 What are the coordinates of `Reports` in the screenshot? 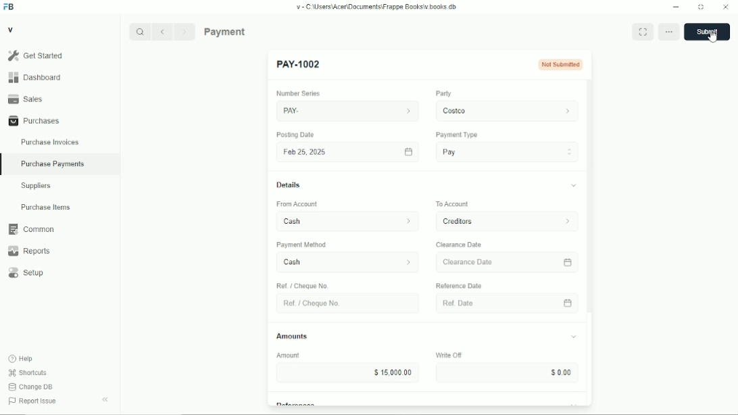 It's located at (60, 251).